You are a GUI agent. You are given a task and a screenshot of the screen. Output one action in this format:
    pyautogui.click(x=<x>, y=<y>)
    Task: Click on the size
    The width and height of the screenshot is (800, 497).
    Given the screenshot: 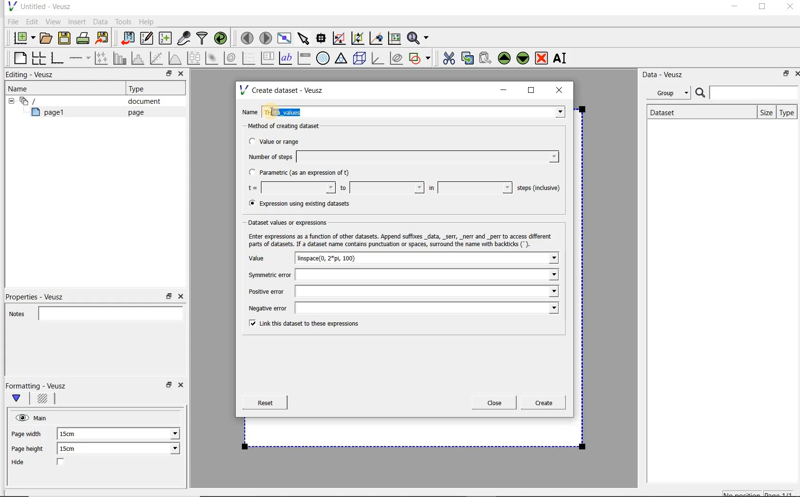 What is the action you would take?
    pyautogui.click(x=764, y=111)
    